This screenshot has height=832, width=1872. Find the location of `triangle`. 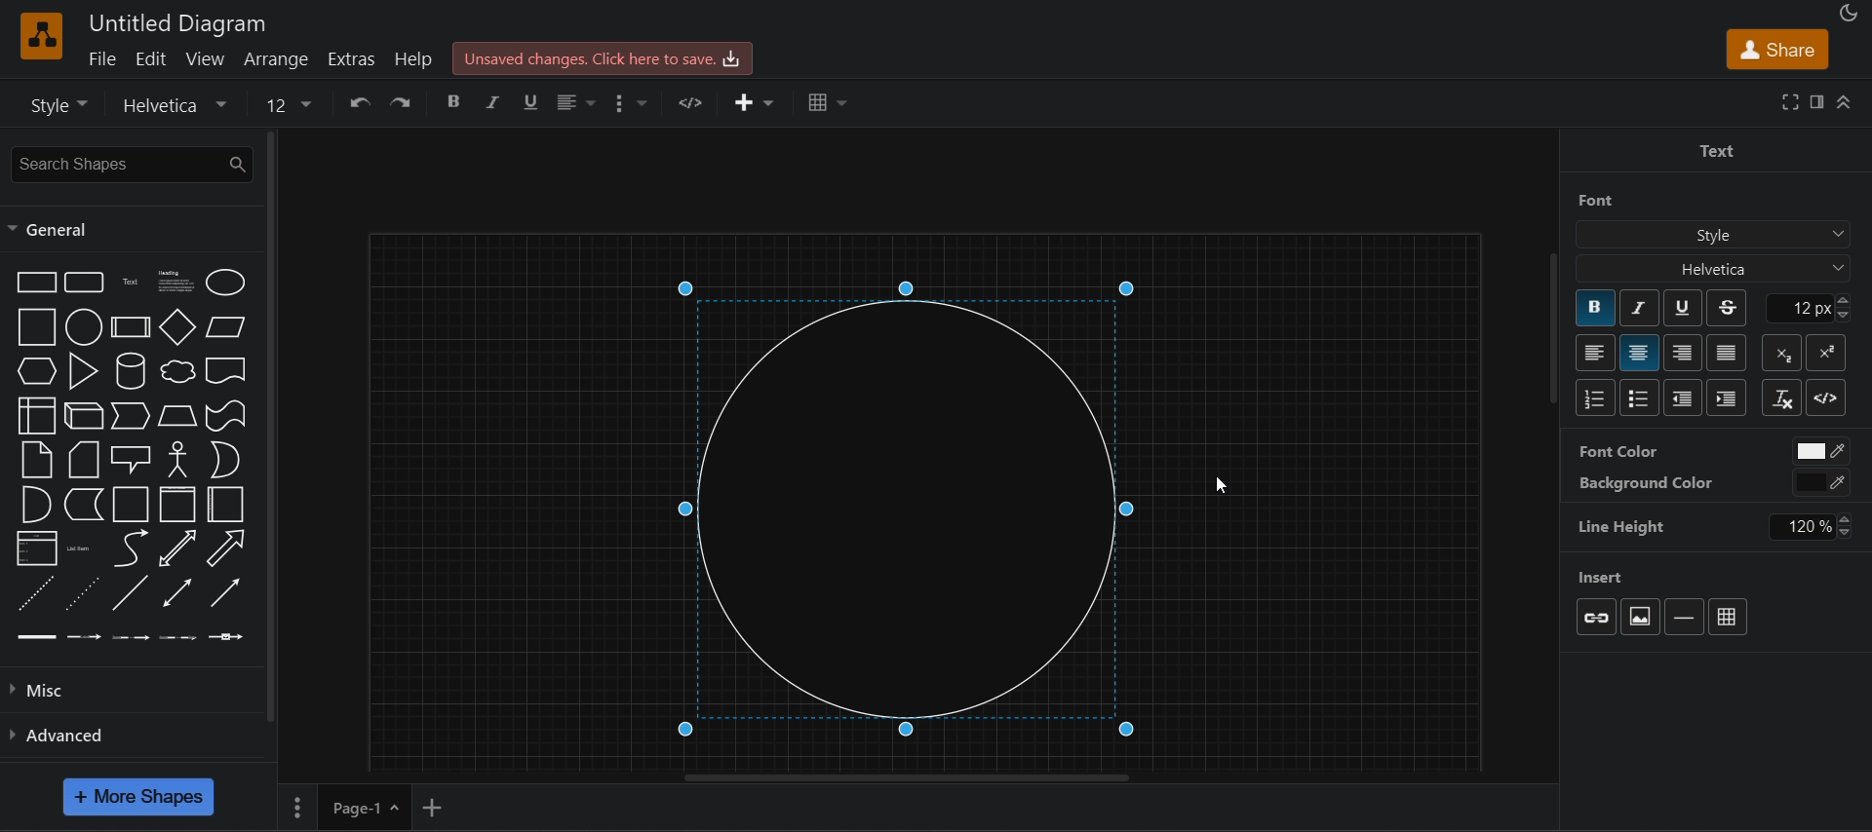

triangle is located at coordinates (87, 371).